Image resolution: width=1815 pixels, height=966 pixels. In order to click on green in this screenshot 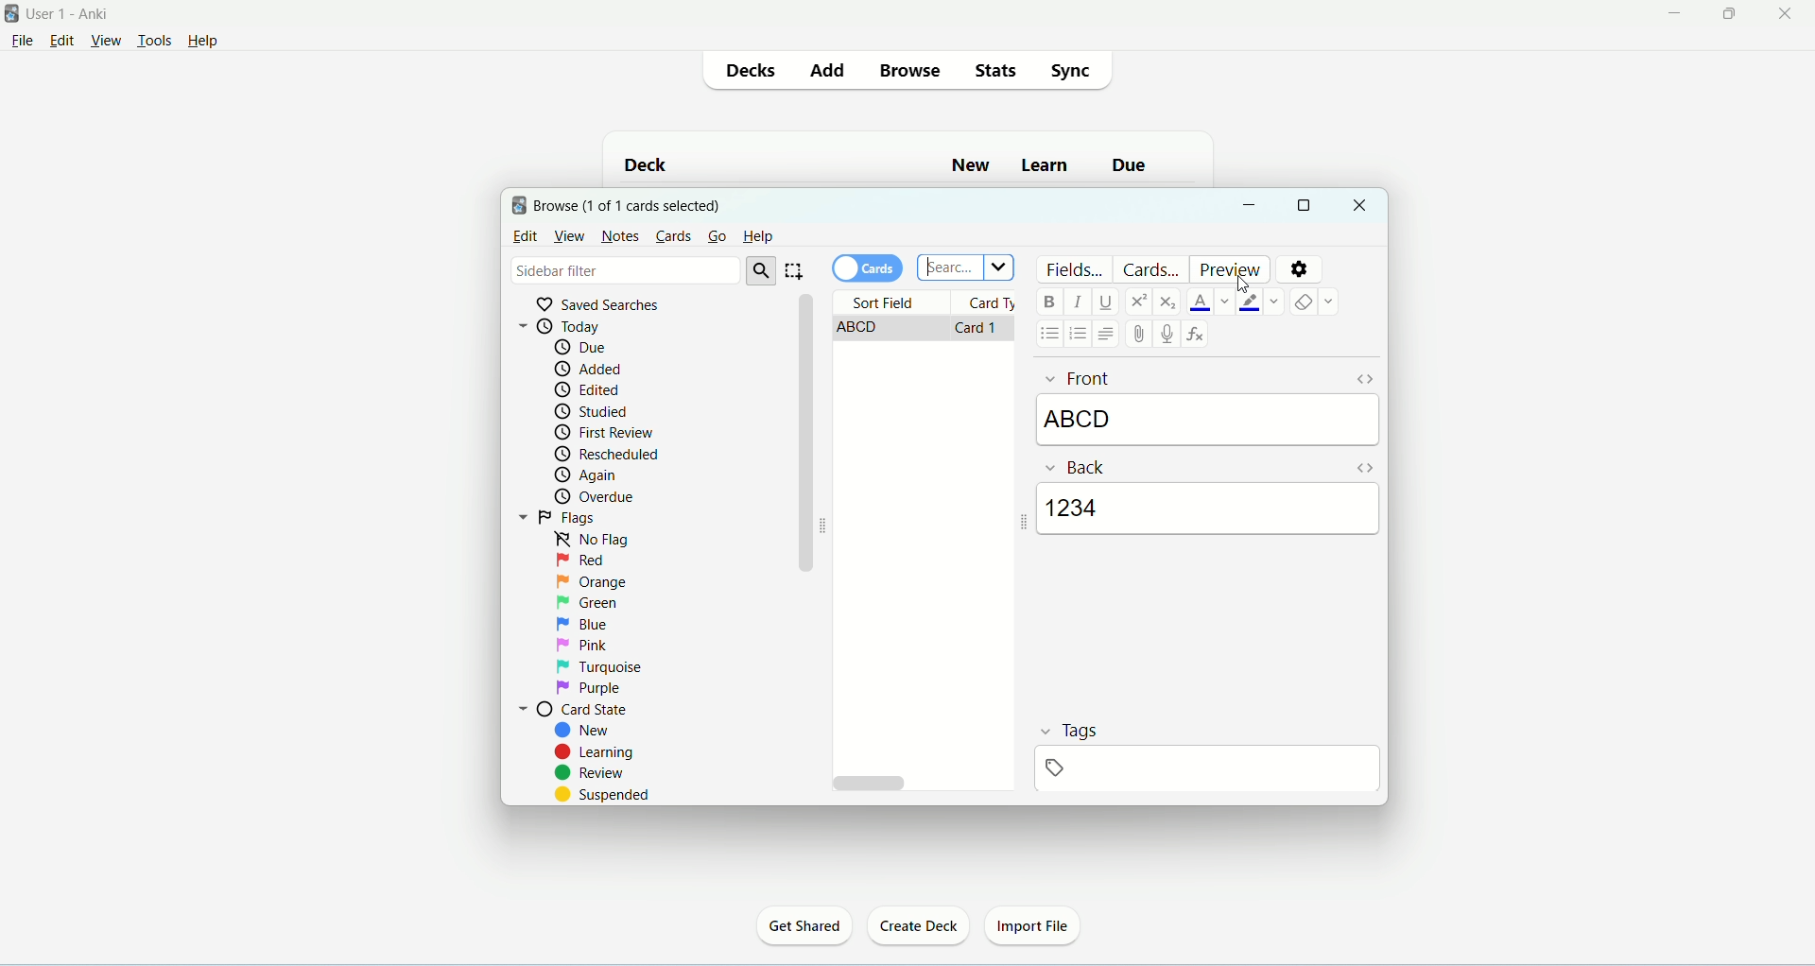, I will do `click(588, 605)`.